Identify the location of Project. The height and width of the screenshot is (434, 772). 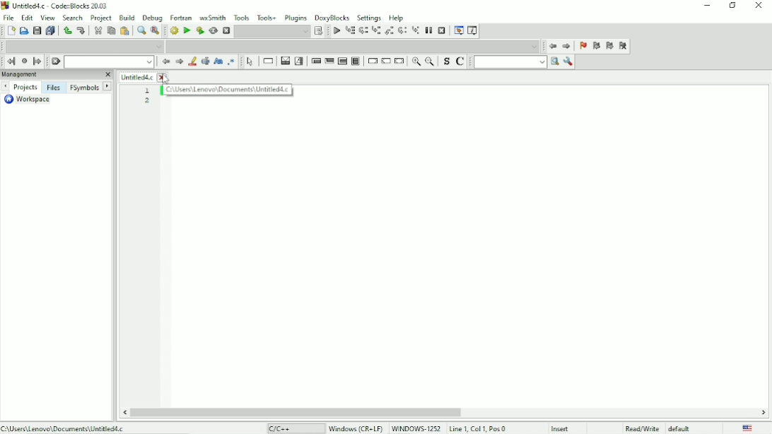
(101, 18).